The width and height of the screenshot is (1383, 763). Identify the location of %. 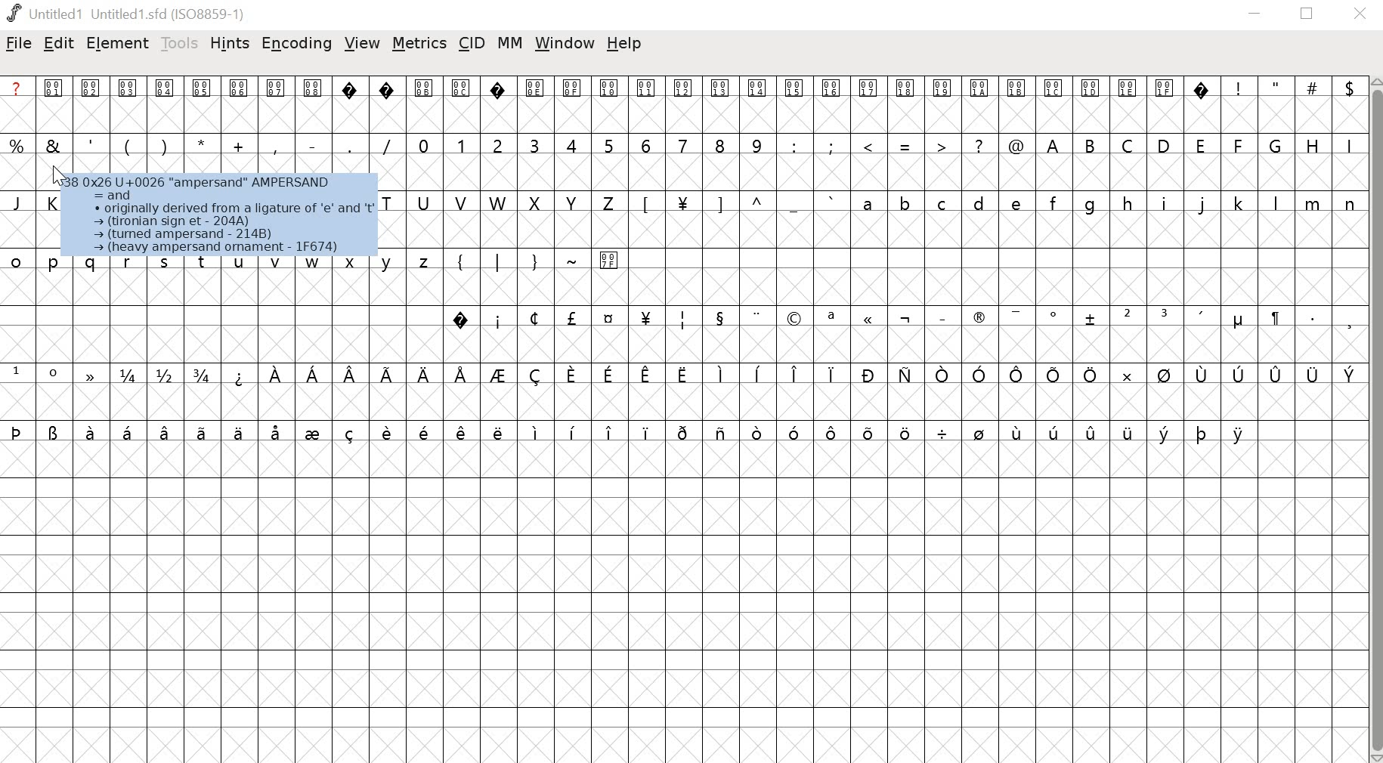
(18, 145).